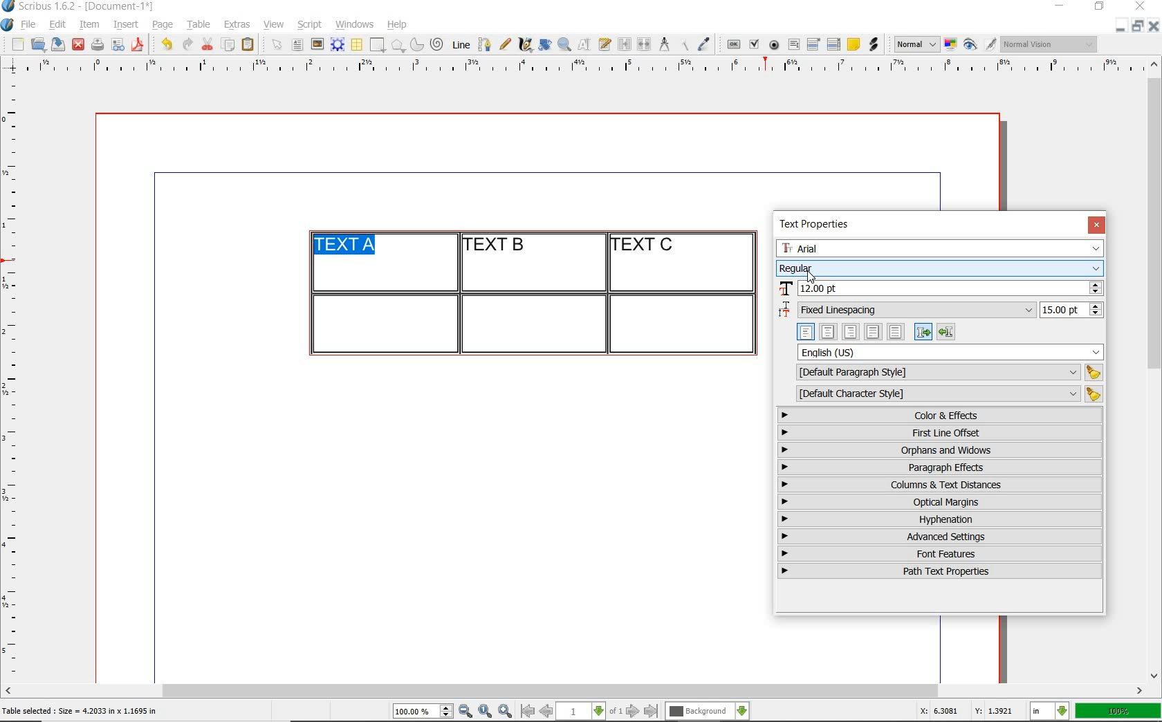 The image size is (1162, 722). What do you see at coordinates (734, 45) in the screenshot?
I see `pdf push button` at bounding box center [734, 45].